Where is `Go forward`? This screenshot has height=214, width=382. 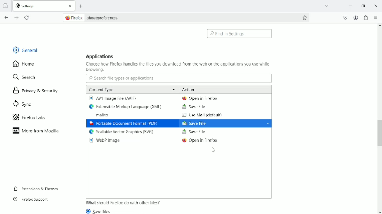
Go forward is located at coordinates (17, 18).